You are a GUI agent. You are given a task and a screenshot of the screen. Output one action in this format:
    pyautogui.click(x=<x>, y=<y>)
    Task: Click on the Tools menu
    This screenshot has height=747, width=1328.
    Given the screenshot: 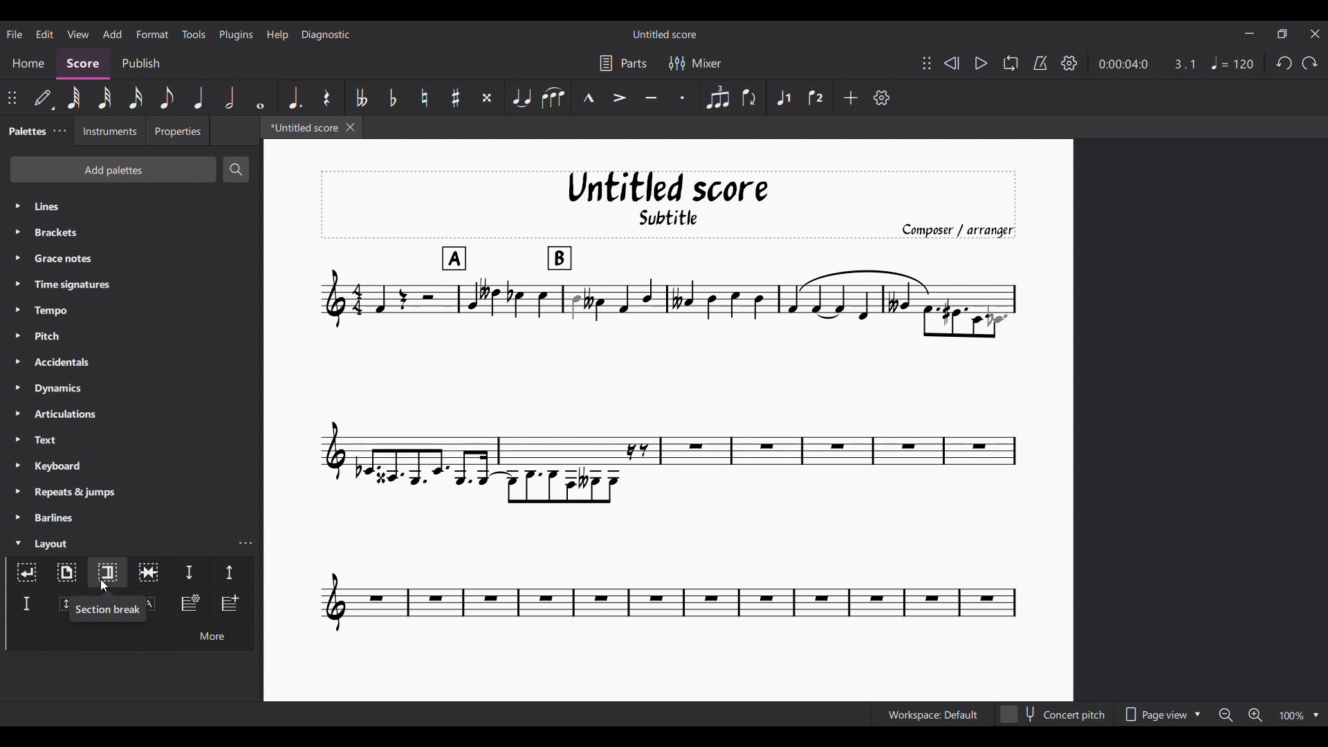 What is the action you would take?
    pyautogui.click(x=194, y=34)
    